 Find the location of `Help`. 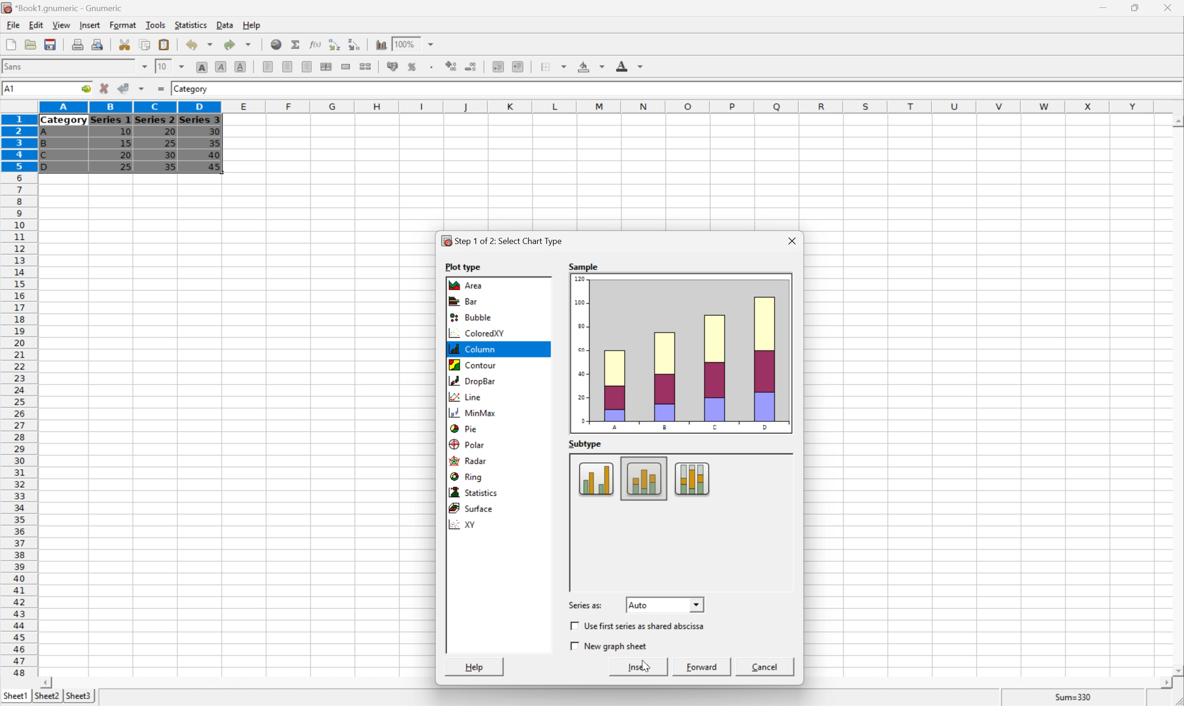

Help is located at coordinates (477, 667).